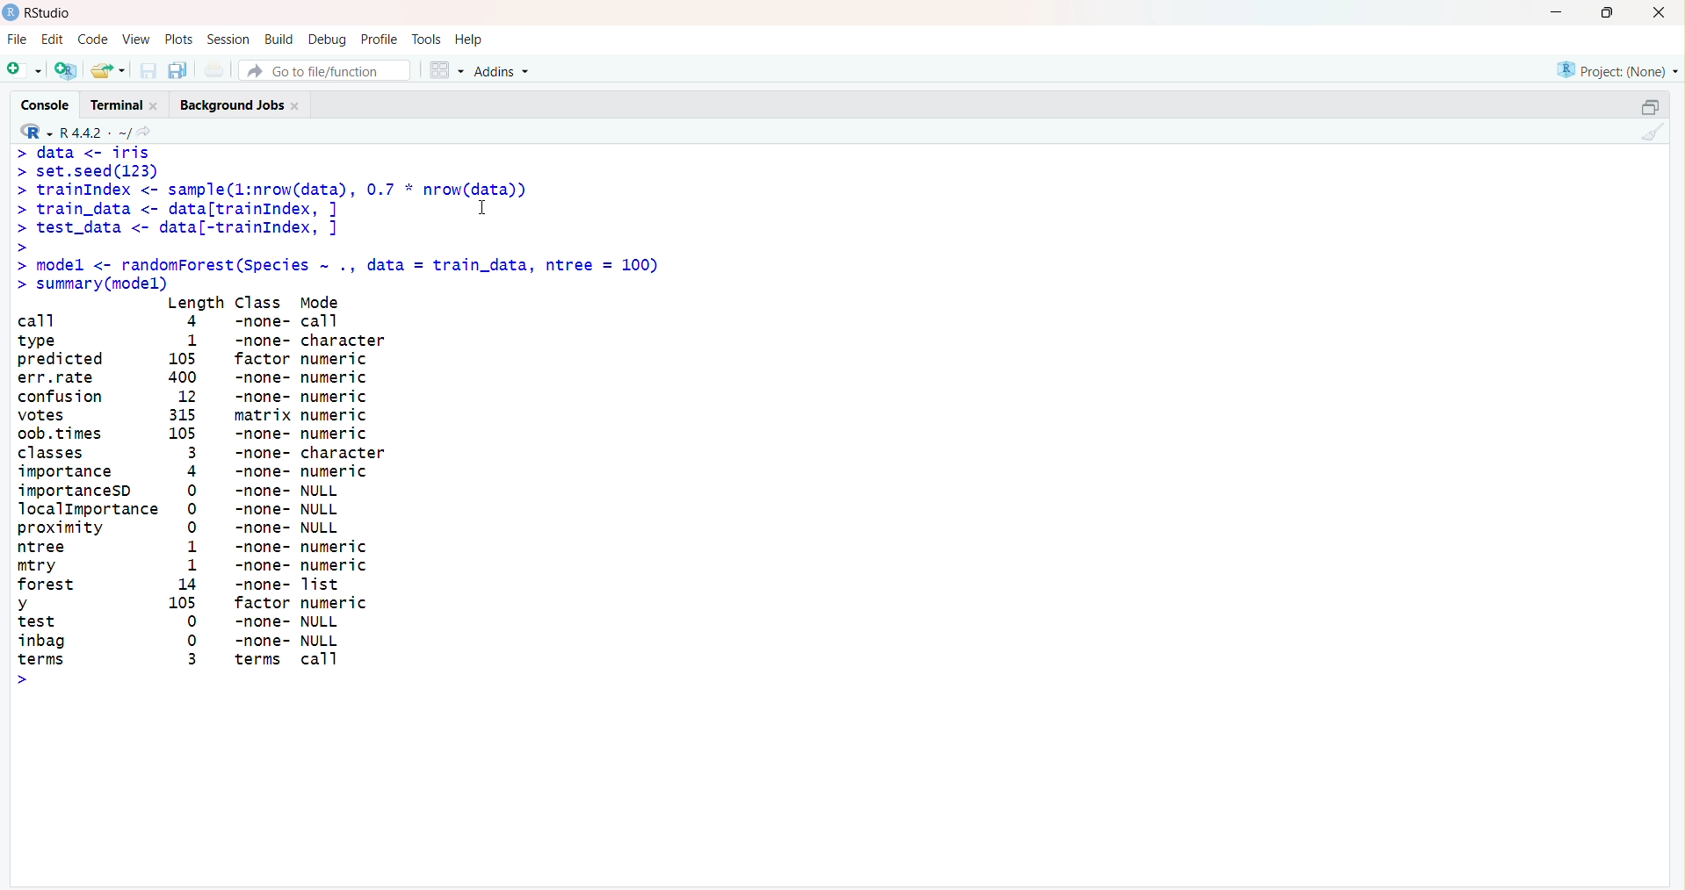 This screenshot has height=890, width=1685. I want to click on Prompt cursor, so click(20, 153).